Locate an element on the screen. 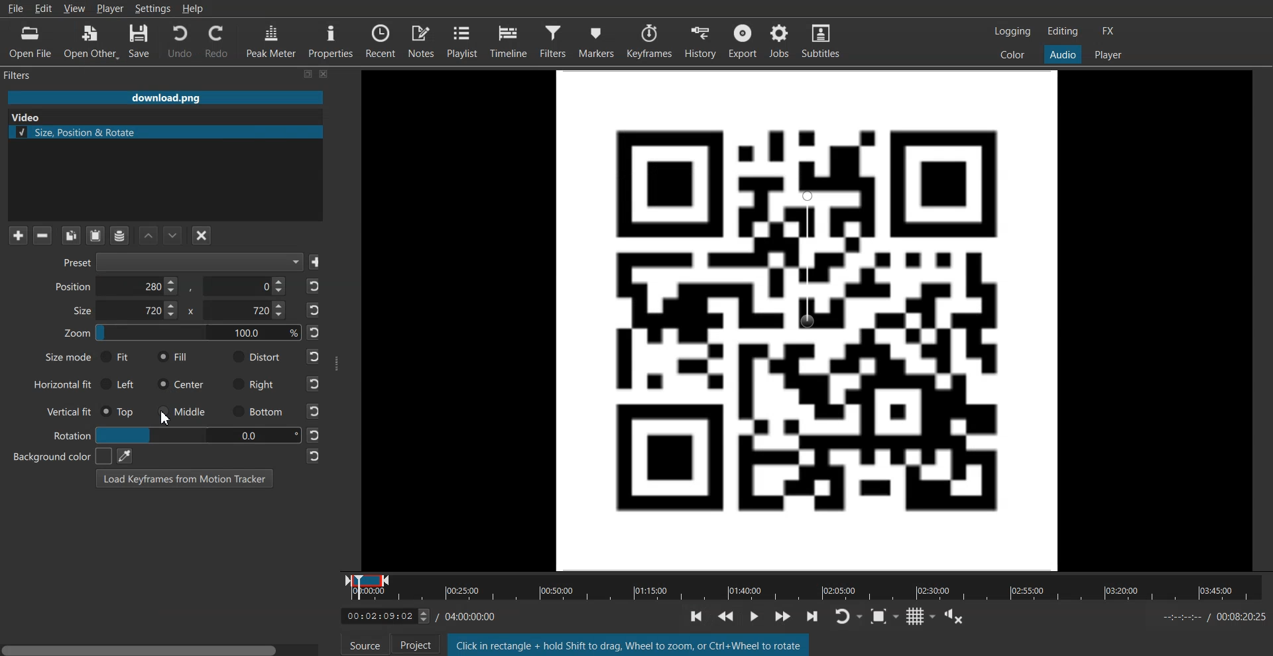 The height and width of the screenshot is (656, 1273). Toggle Zoom is located at coordinates (886, 619).